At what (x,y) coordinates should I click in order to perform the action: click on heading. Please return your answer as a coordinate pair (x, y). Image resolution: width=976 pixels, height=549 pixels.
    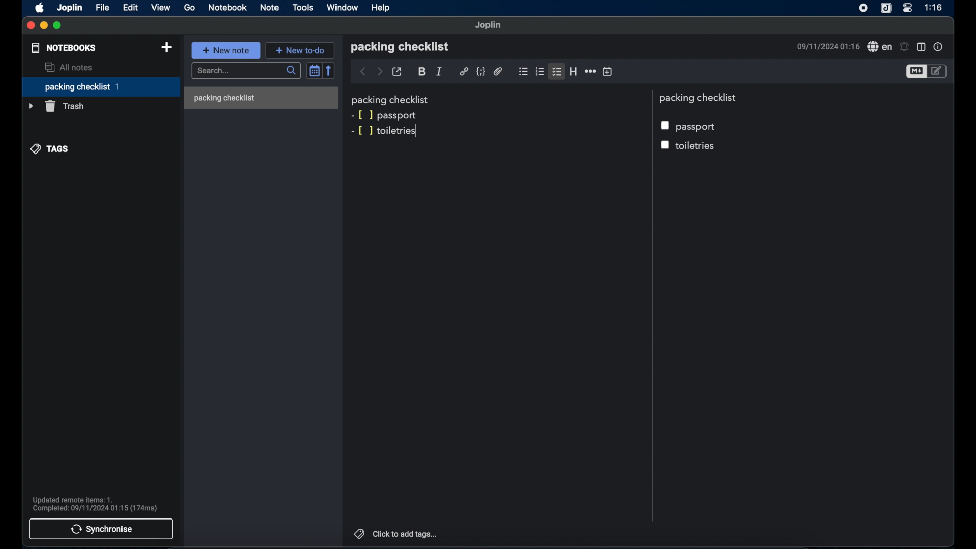
    Looking at the image, I should click on (573, 71).